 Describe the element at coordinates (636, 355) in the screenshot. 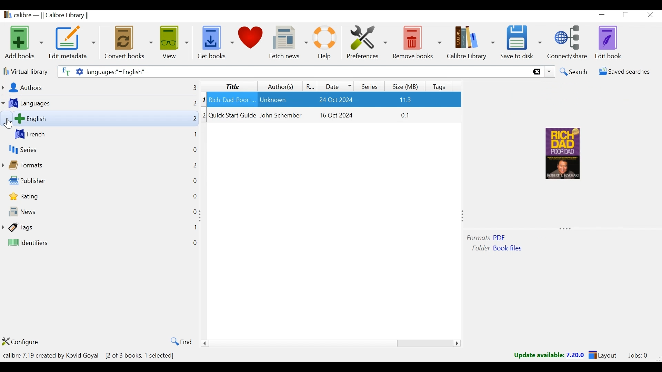

I see `Jobs: 0` at that location.